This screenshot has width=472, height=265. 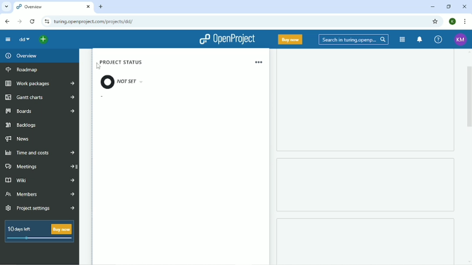 I want to click on Account, so click(x=461, y=39).